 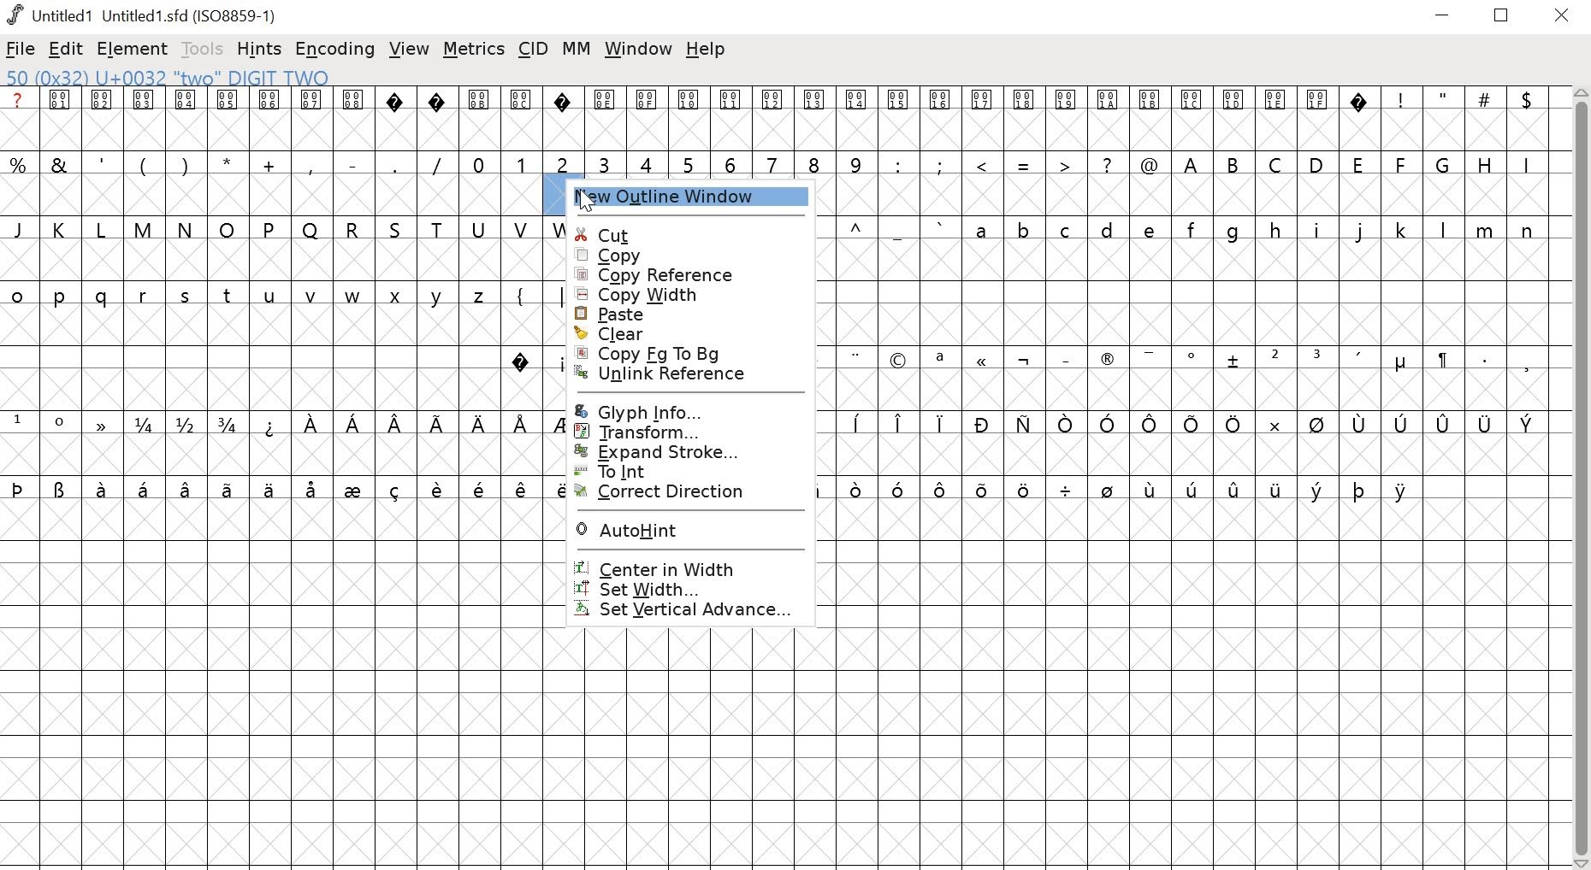 I want to click on restore down, so click(x=1506, y=18).